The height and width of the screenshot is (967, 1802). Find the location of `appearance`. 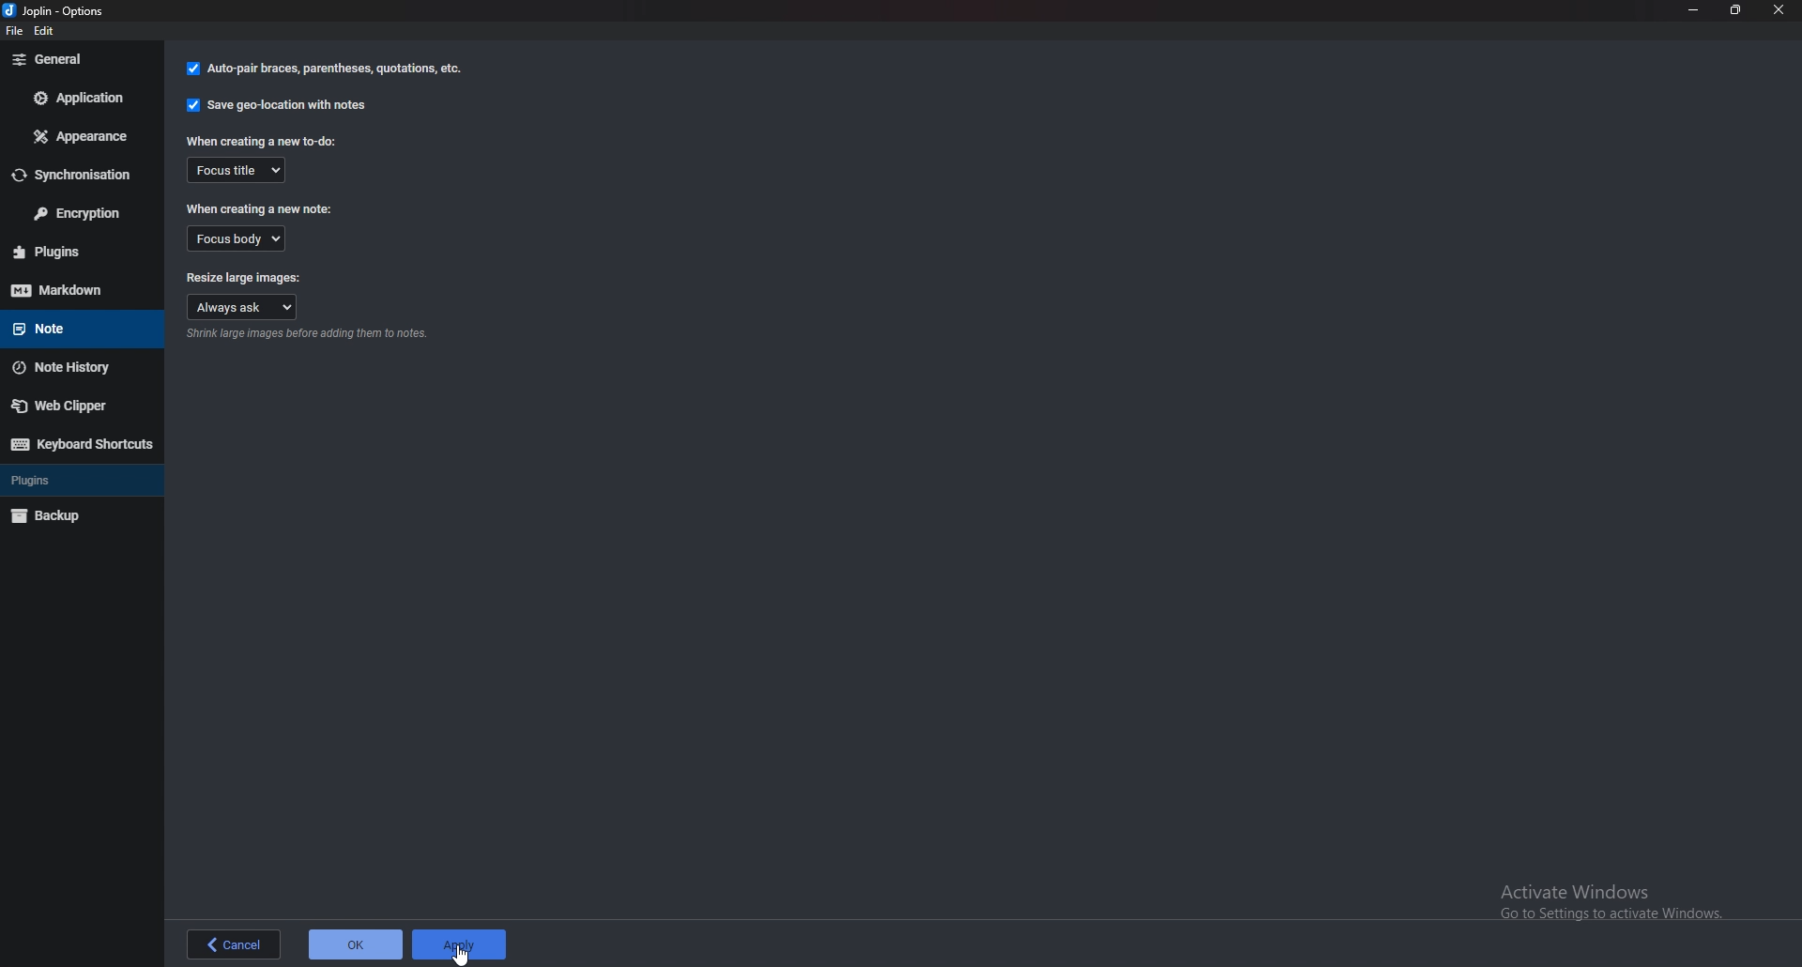

appearance is located at coordinates (82, 137).